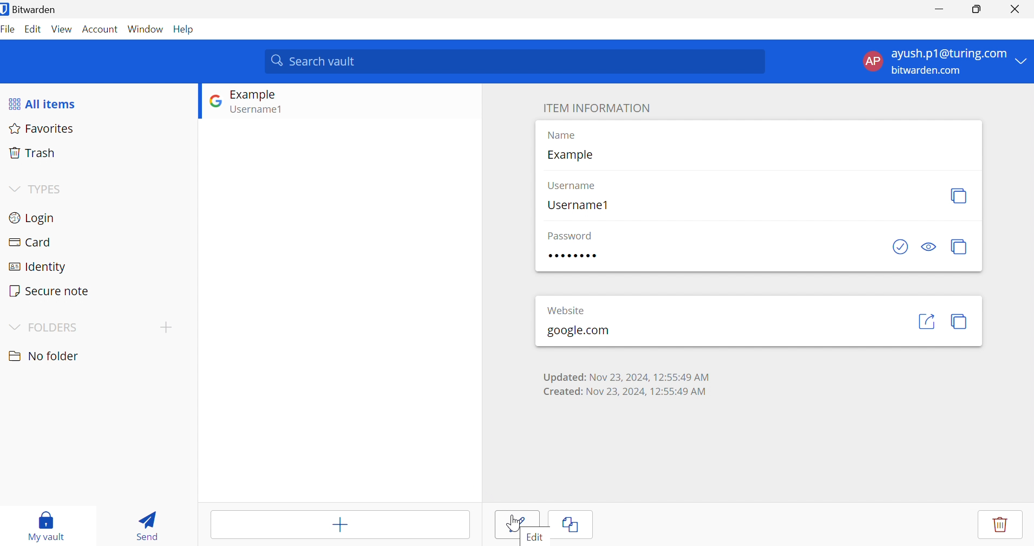  What do you see at coordinates (597, 108) in the screenshot?
I see `ITEM INFORMATION` at bounding box center [597, 108].